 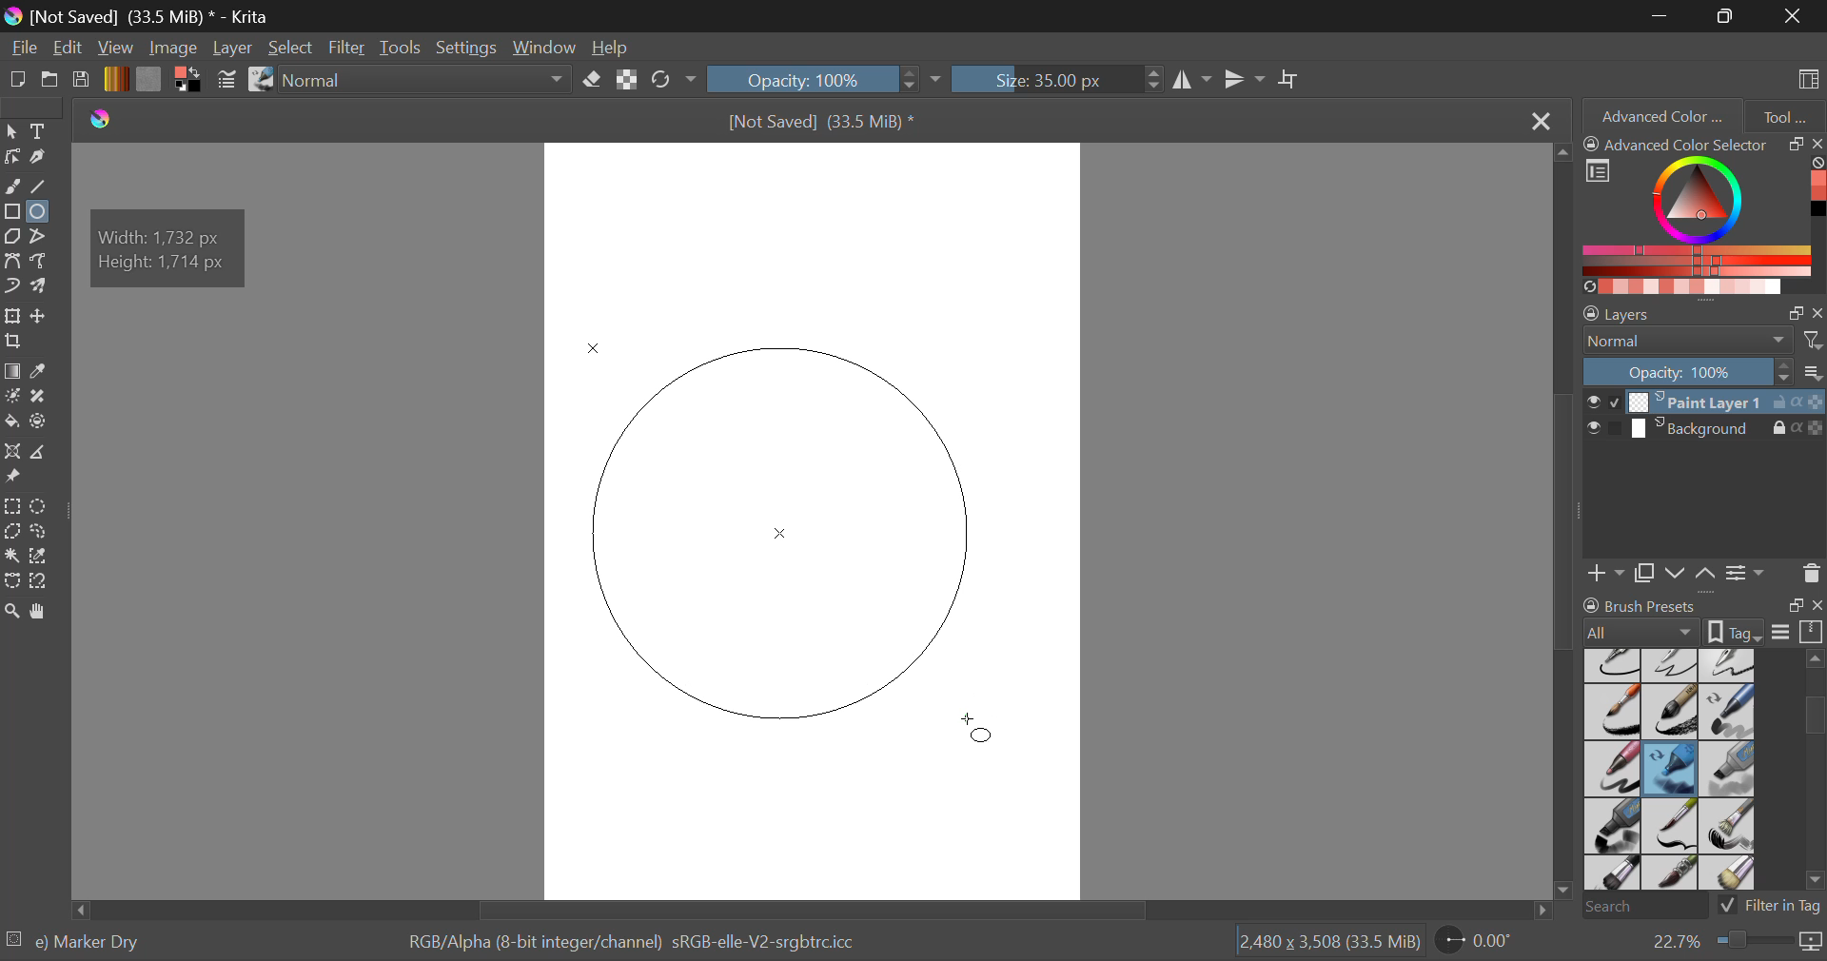 I want to click on Multibrush Tool, so click(x=45, y=287).